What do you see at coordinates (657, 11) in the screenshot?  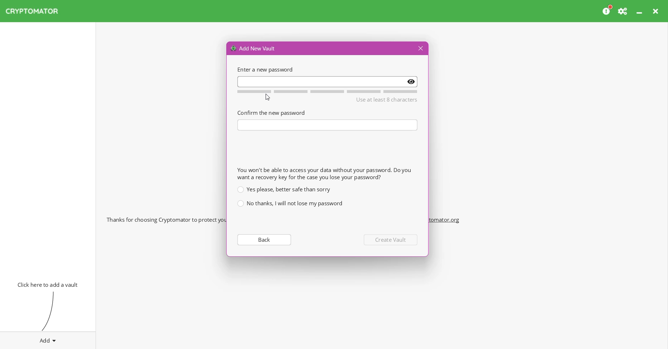 I see `Close` at bounding box center [657, 11].